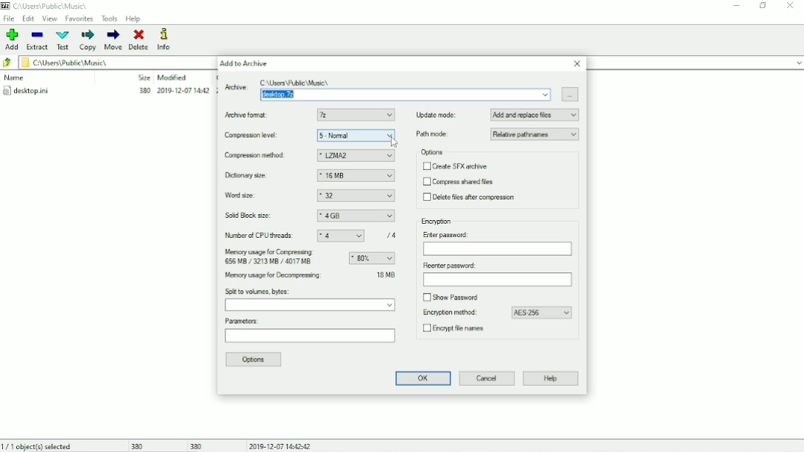 Image resolution: width=804 pixels, height=452 pixels. What do you see at coordinates (437, 115) in the screenshot?
I see `Update mode` at bounding box center [437, 115].